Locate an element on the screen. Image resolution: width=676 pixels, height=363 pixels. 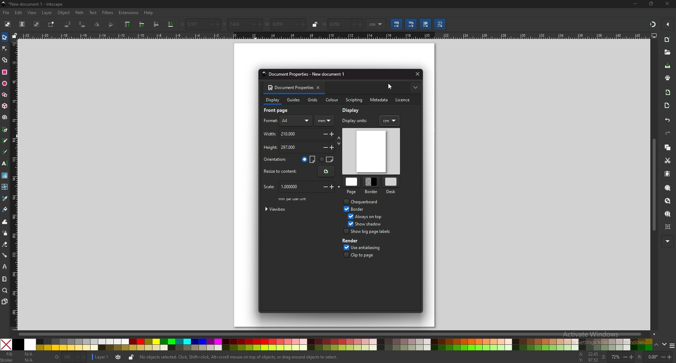
document properties is located at coordinates (289, 88).